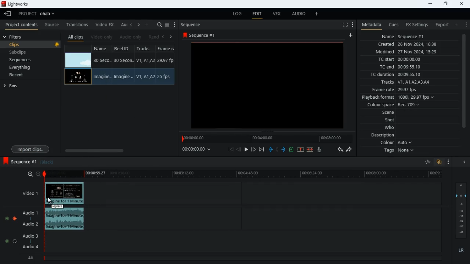  What do you see at coordinates (193, 25) in the screenshot?
I see `sequence` at bounding box center [193, 25].